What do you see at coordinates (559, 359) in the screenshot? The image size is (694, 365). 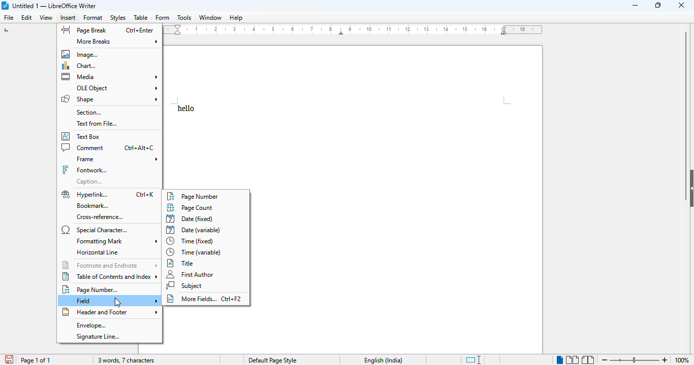 I see `single-page view` at bounding box center [559, 359].